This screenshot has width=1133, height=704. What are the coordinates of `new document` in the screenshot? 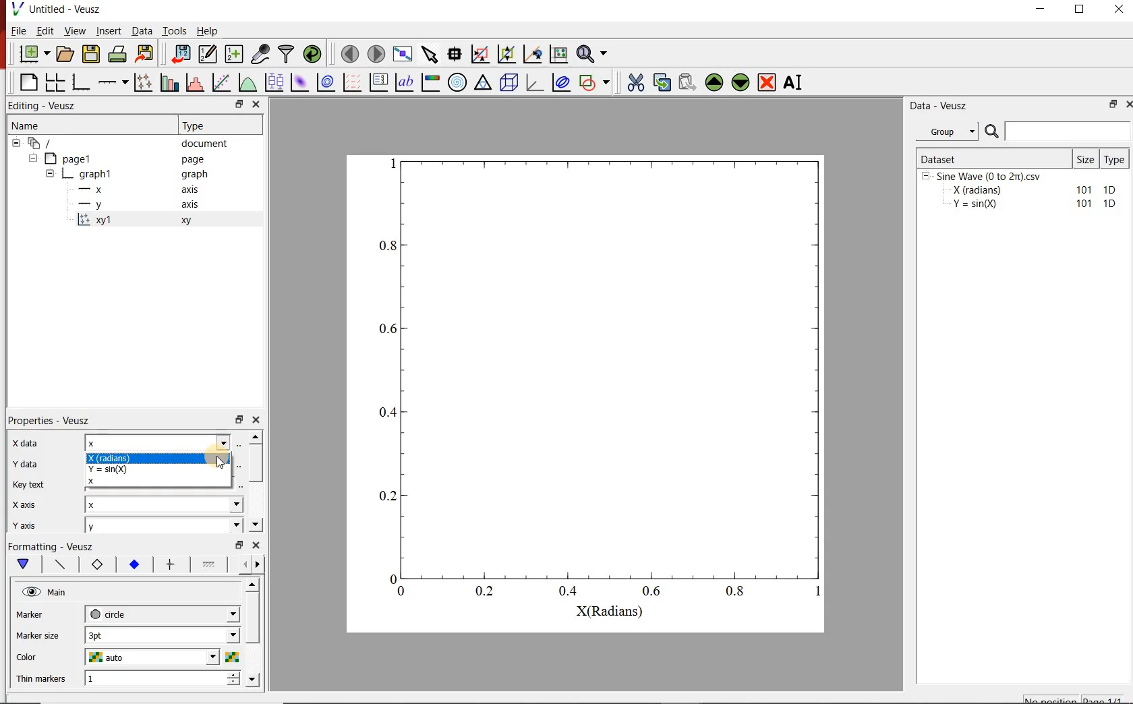 It's located at (34, 55).